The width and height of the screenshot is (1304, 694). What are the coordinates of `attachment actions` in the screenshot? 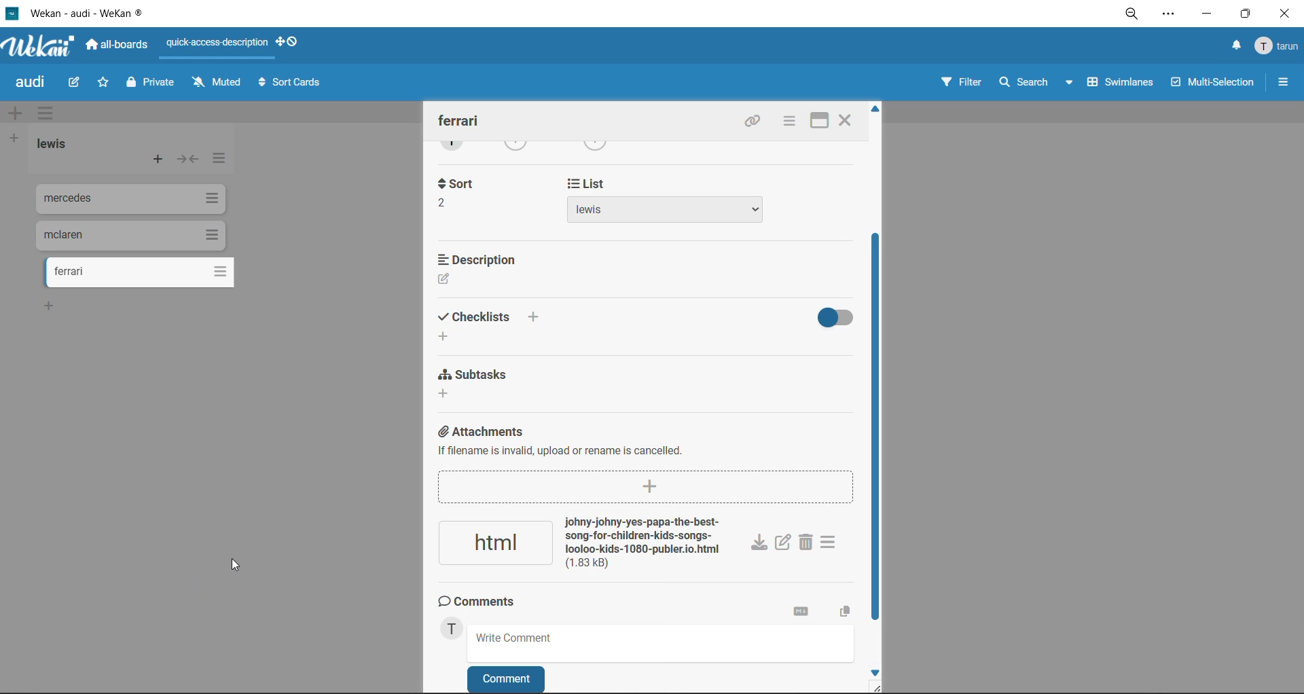 It's located at (831, 543).